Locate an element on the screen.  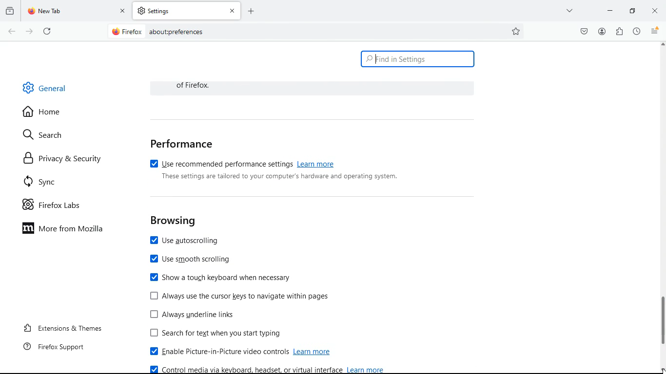
search for text when you start typing is located at coordinates (221, 334).